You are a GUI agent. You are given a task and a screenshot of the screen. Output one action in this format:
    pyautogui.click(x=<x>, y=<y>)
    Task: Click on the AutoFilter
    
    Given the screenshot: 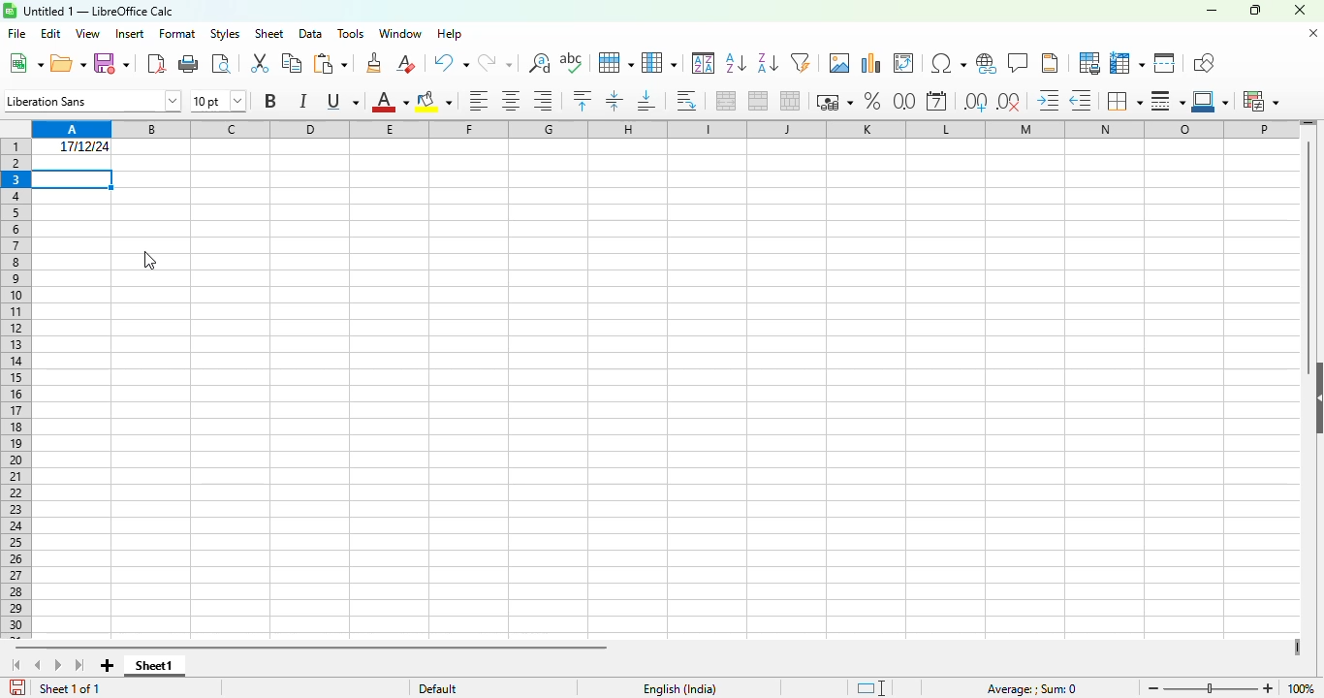 What is the action you would take?
    pyautogui.click(x=801, y=62)
    